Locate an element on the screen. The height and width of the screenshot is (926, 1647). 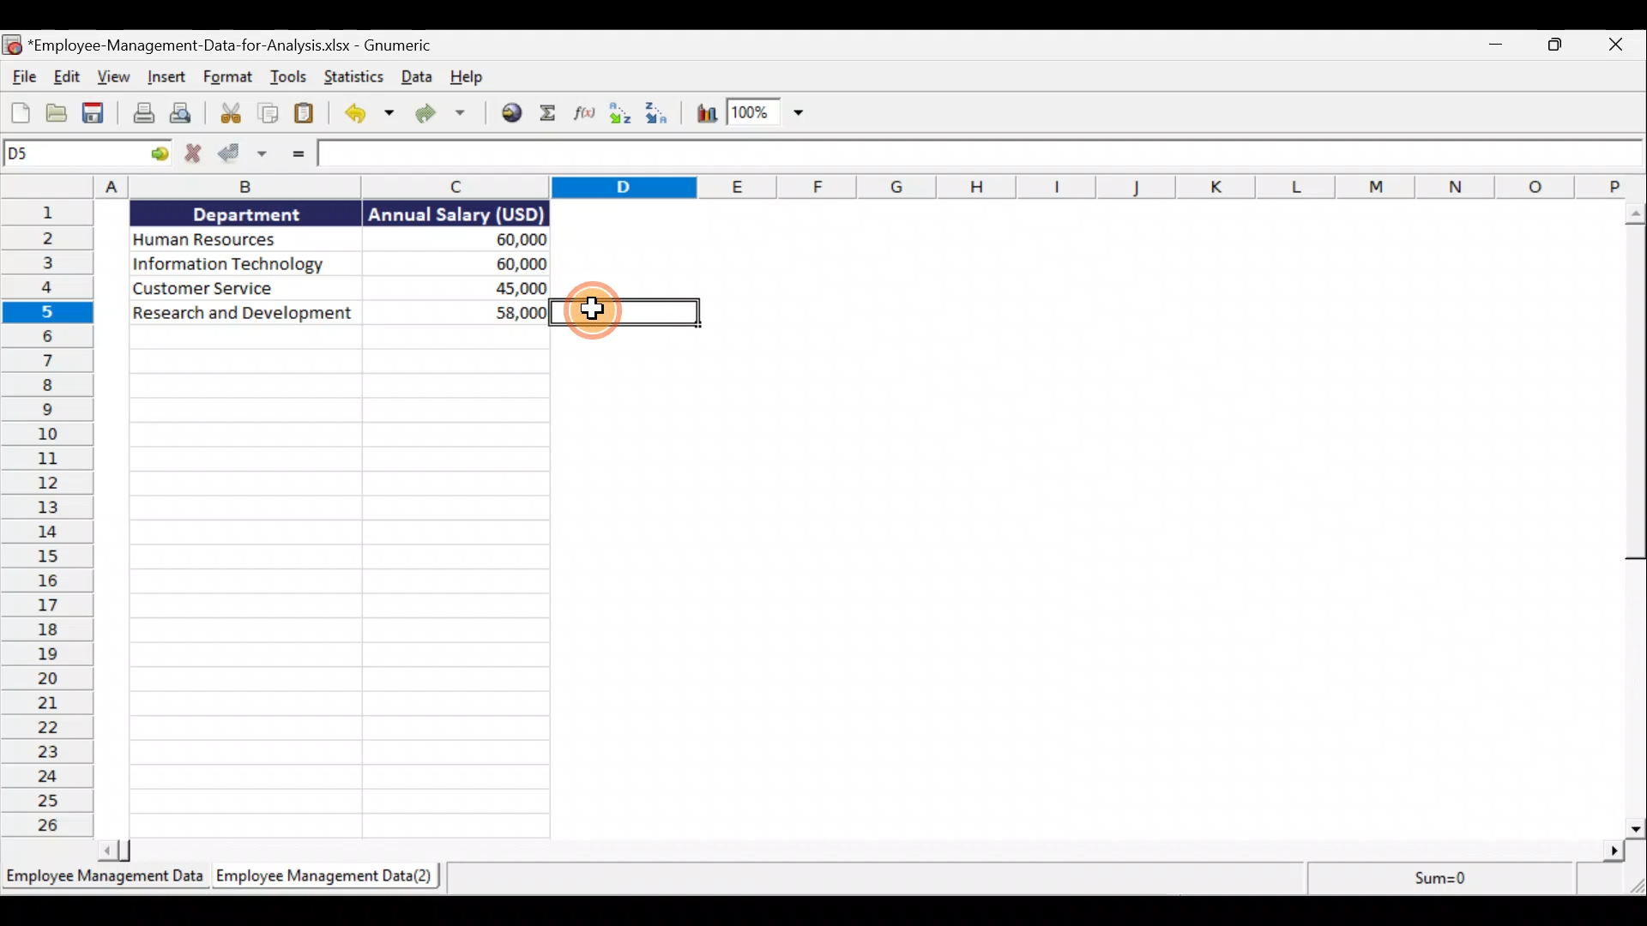
Zoom is located at coordinates (775, 116).